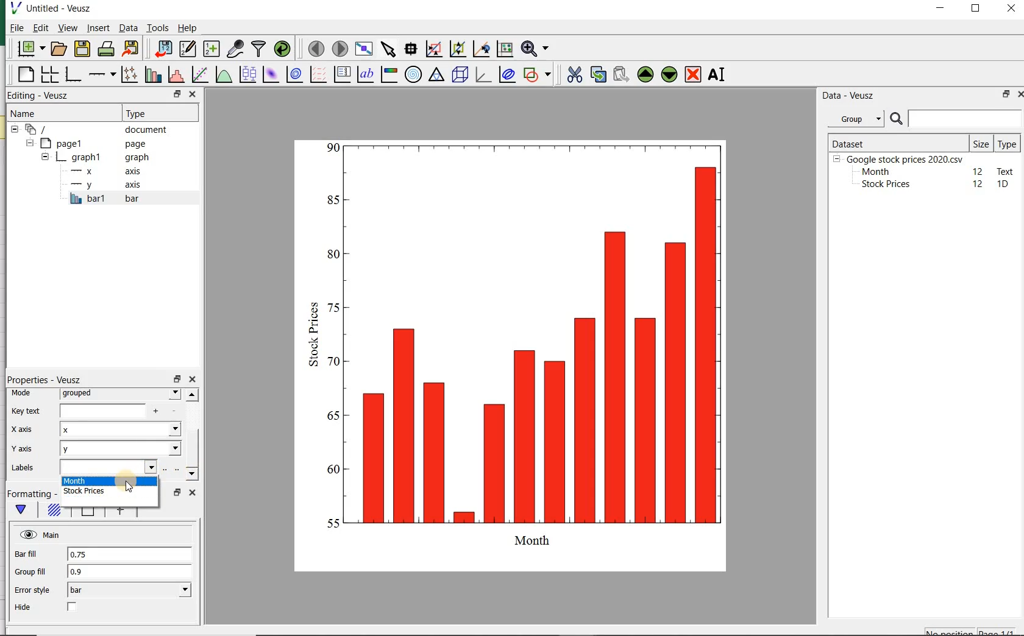 Image resolution: width=1024 pixels, height=636 pixels. I want to click on click to recenter graph axes, so click(480, 49).